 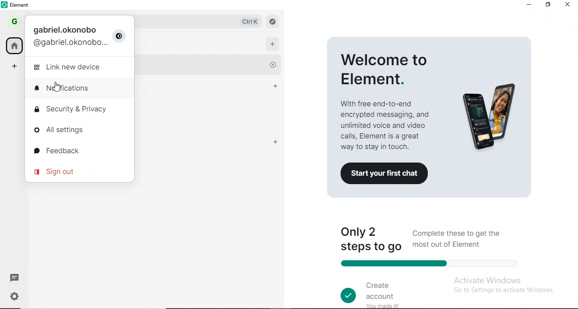 What do you see at coordinates (277, 87) in the screenshot?
I see `people` at bounding box center [277, 87].